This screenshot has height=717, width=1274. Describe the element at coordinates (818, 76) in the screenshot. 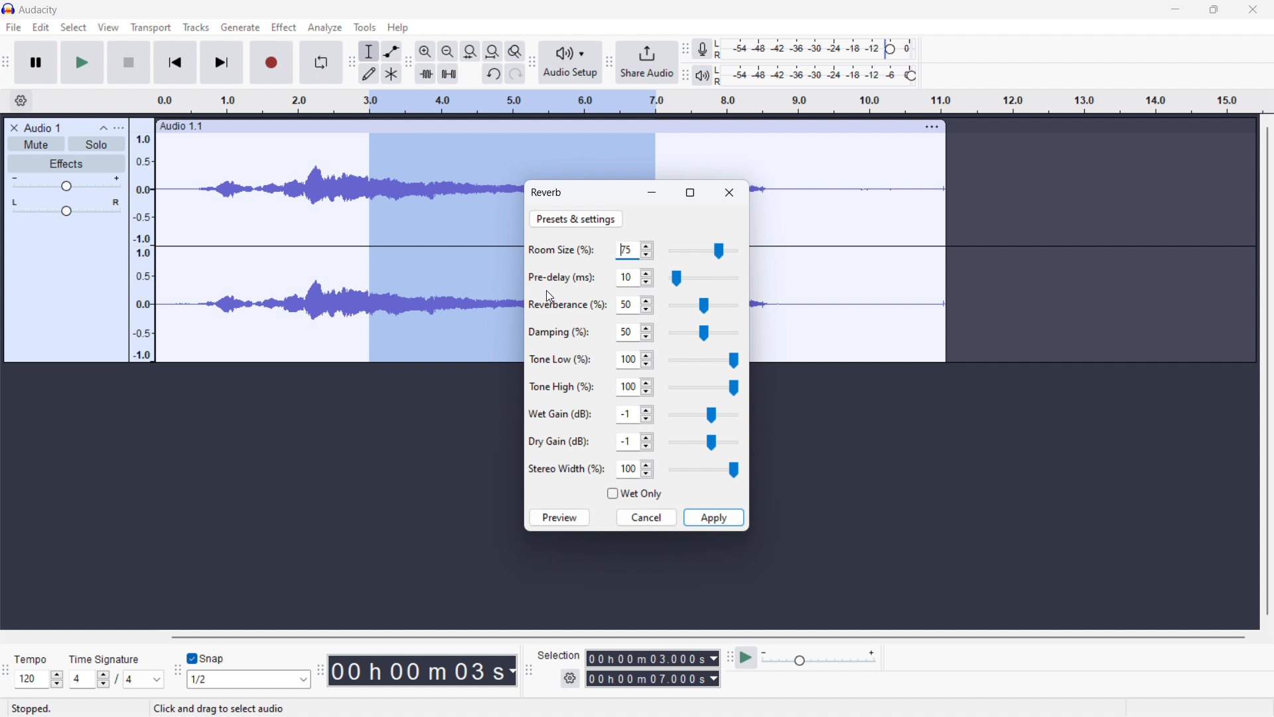

I see `playback level` at that location.